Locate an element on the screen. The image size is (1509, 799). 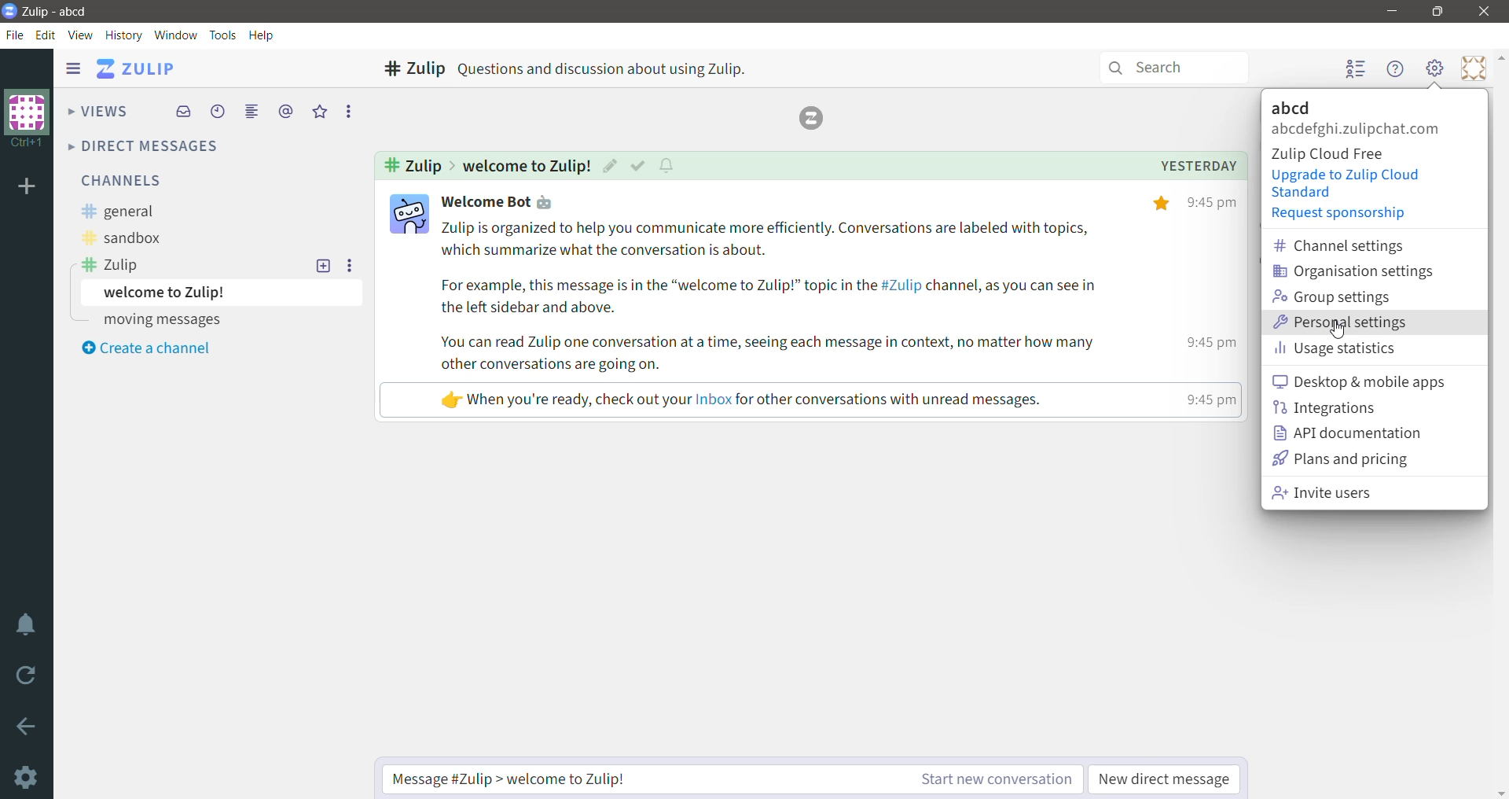
moving messages is located at coordinates (161, 319).